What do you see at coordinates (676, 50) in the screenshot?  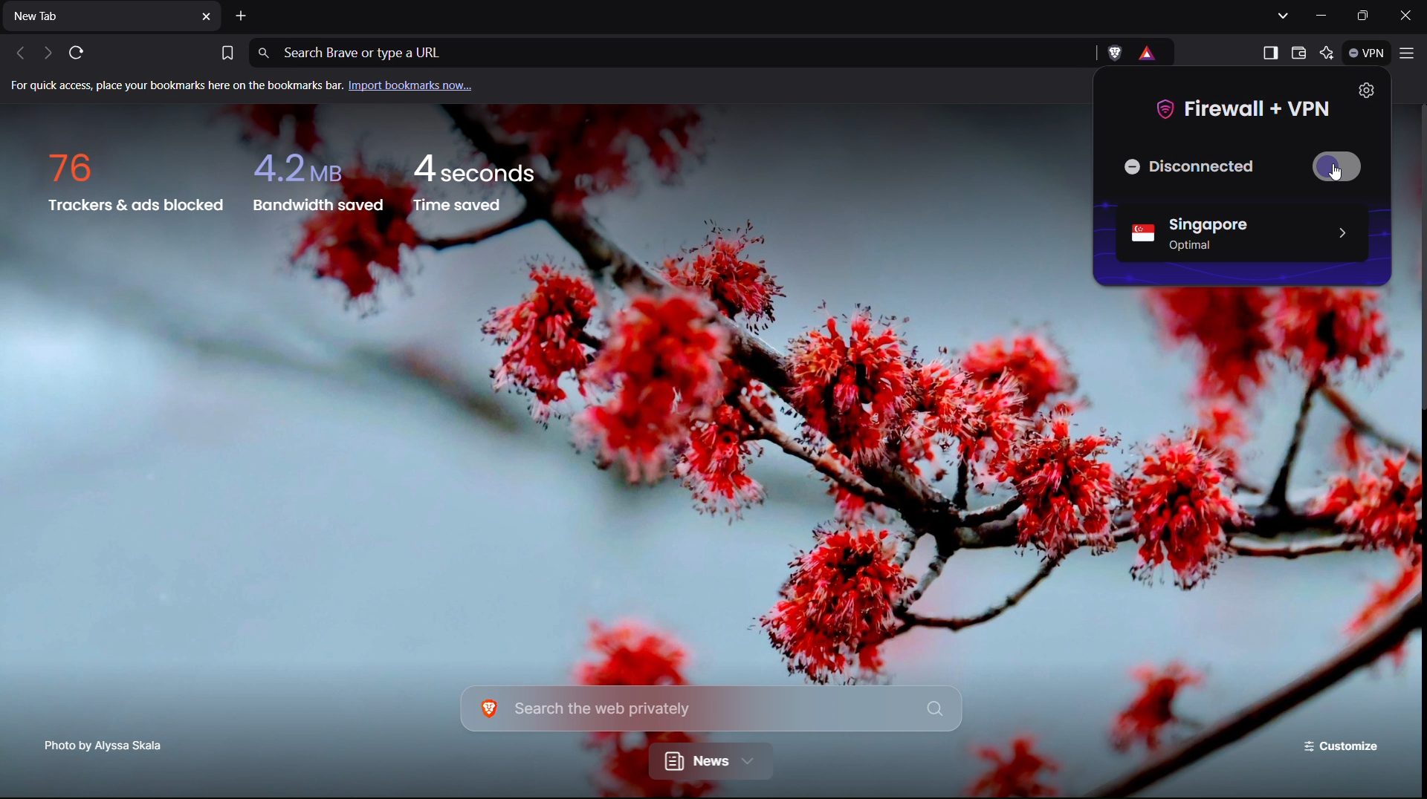 I see `Address Bar` at bounding box center [676, 50].